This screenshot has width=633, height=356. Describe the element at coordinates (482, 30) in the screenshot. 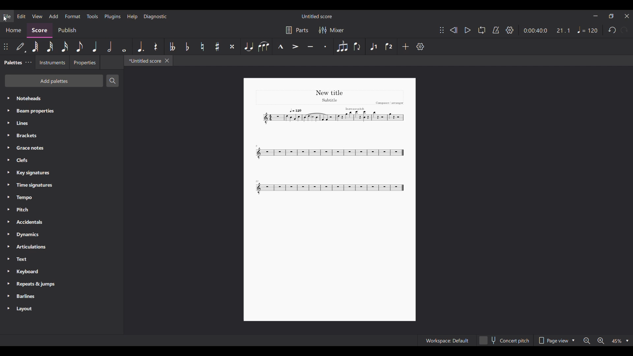

I see `Loop playback` at that location.